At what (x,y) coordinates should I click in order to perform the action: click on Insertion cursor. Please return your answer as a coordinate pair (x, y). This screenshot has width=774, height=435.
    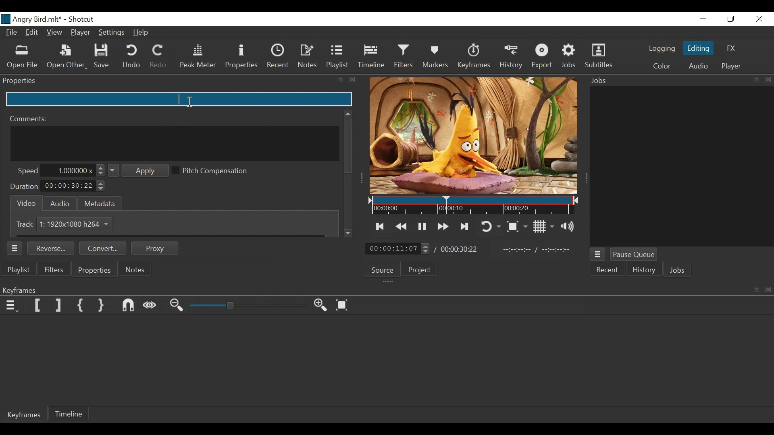
    Looking at the image, I should click on (189, 101).